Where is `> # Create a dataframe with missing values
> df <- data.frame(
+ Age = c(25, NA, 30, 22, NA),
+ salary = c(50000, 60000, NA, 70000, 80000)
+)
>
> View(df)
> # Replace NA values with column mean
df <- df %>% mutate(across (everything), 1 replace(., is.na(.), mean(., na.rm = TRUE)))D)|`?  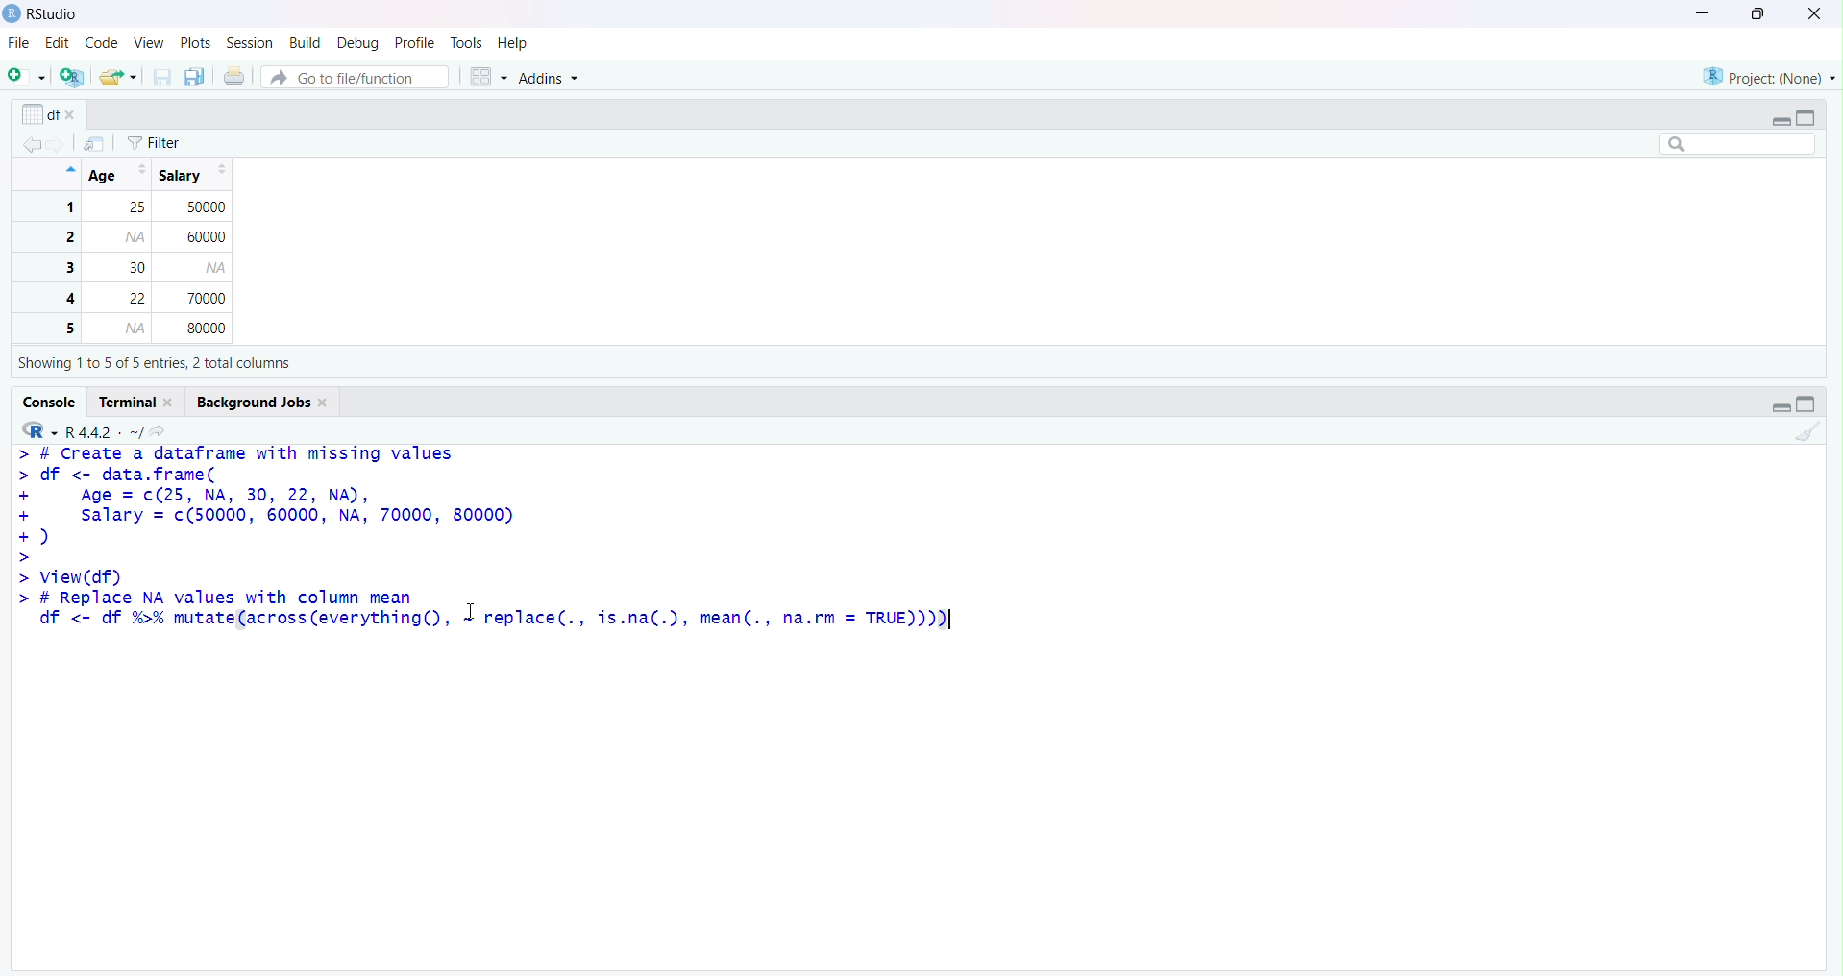
> # Create a dataframe with missing values
> df <- data.frame(
+ Age = c(25, NA, 30, 22, NA),
+ salary = c(50000, 60000, NA, 70000, 80000)
+)
>
> View(df)
> # Replace NA values with column mean
df <- df %>% mutate(across (everything), 1 replace(., is.na(.), mean(., na.rm = TRUE)))D)| is located at coordinates (491, 550).